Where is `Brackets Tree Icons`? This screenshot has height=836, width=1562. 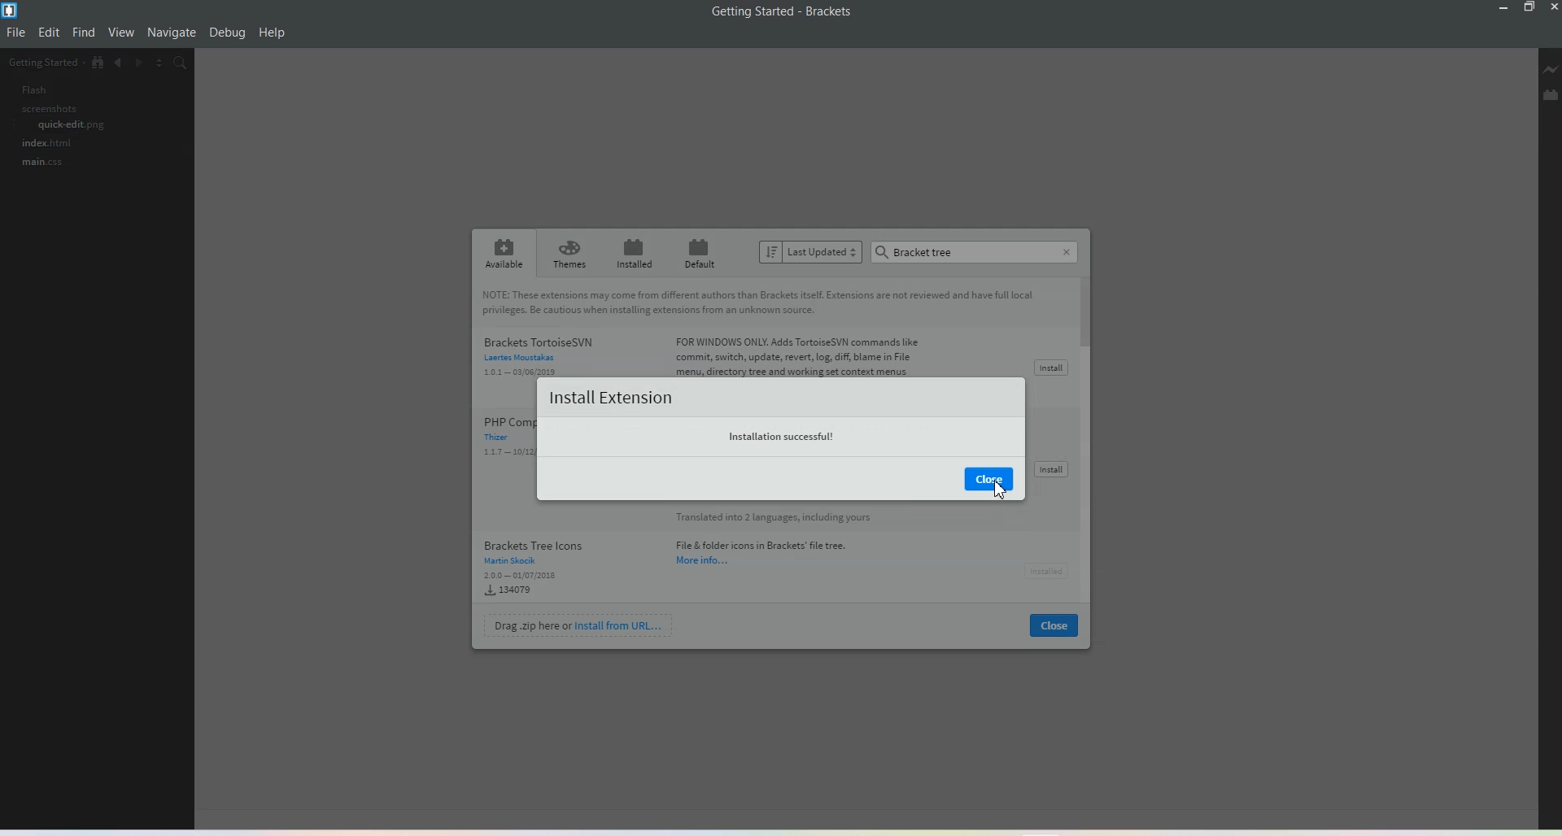
Brackets Tree Icons is located at coordinates (684, 552).